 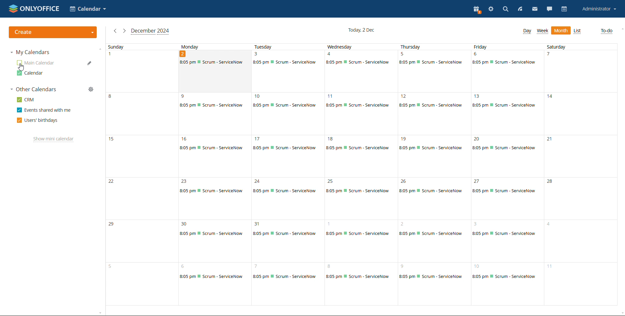 What do you see at coordinates (115, 31) in the screenshot?
I see `previous month` at bounding box center [115, 31].